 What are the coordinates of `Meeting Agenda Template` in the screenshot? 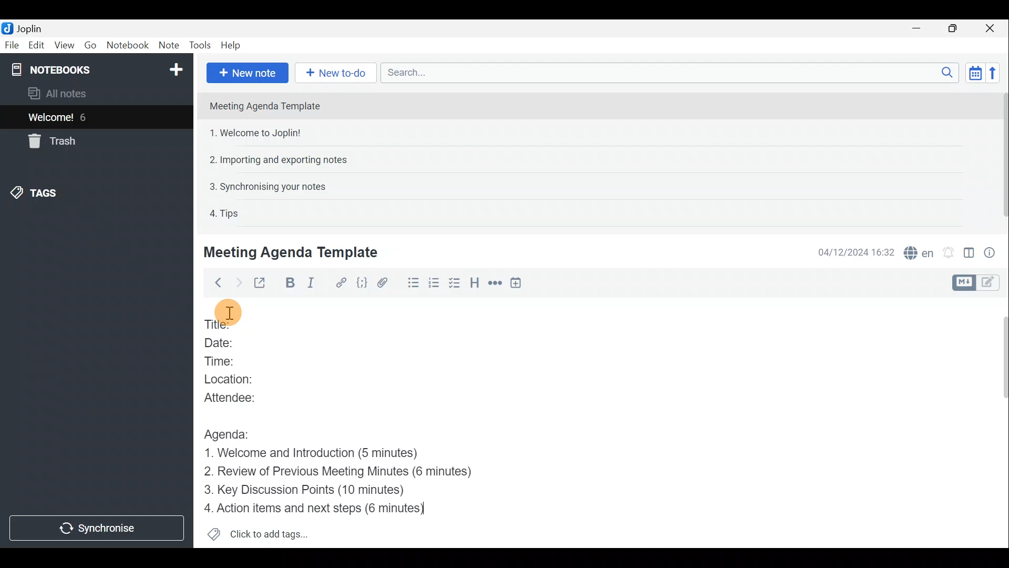 It's located at (293, 252).